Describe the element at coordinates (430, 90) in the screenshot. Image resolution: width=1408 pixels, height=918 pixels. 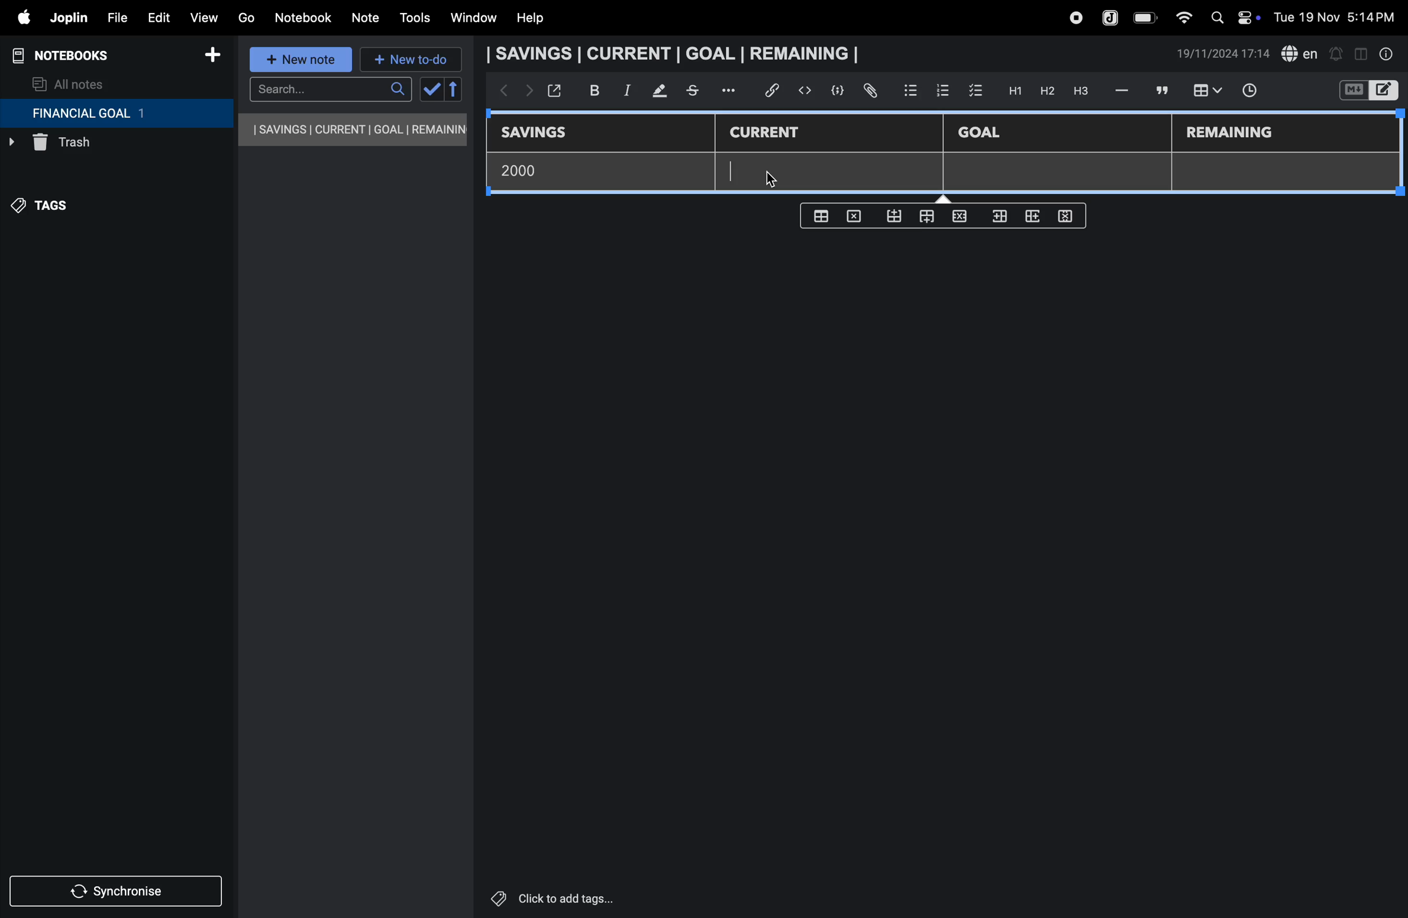
I see `check` at that location.